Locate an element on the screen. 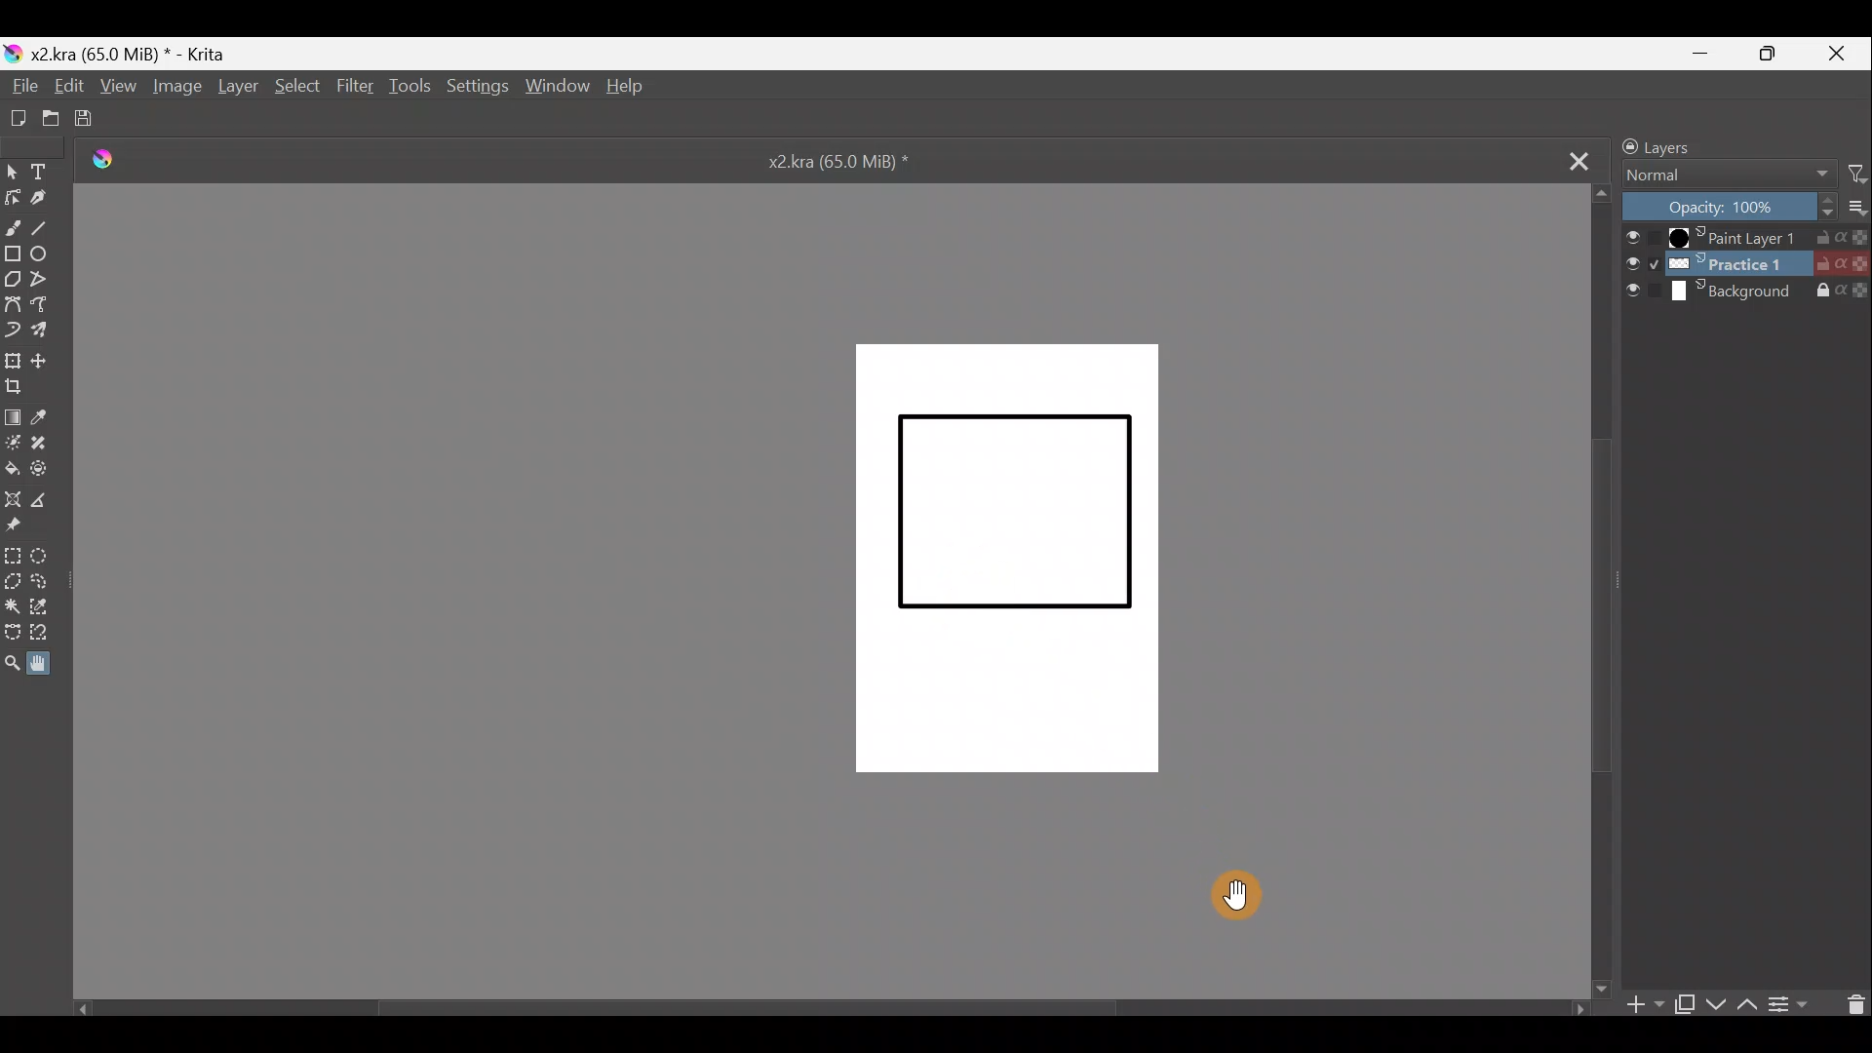  Contiguous selection tool is located at coordinates (13, 607).